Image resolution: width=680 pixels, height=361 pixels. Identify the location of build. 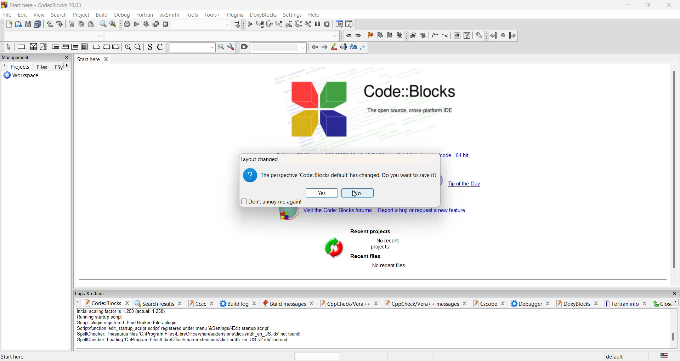
(127, 24).